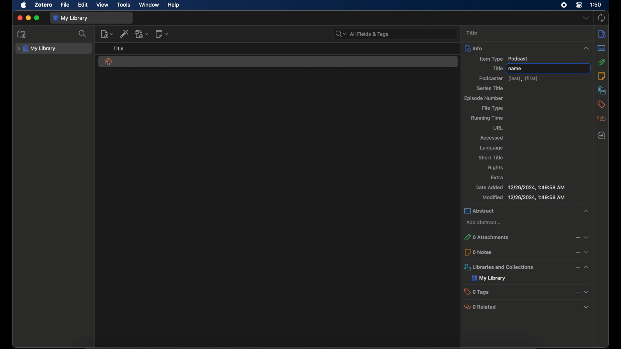  Describe the element at coordinates (602, 35) in the screenshot. I see `info` at that location.